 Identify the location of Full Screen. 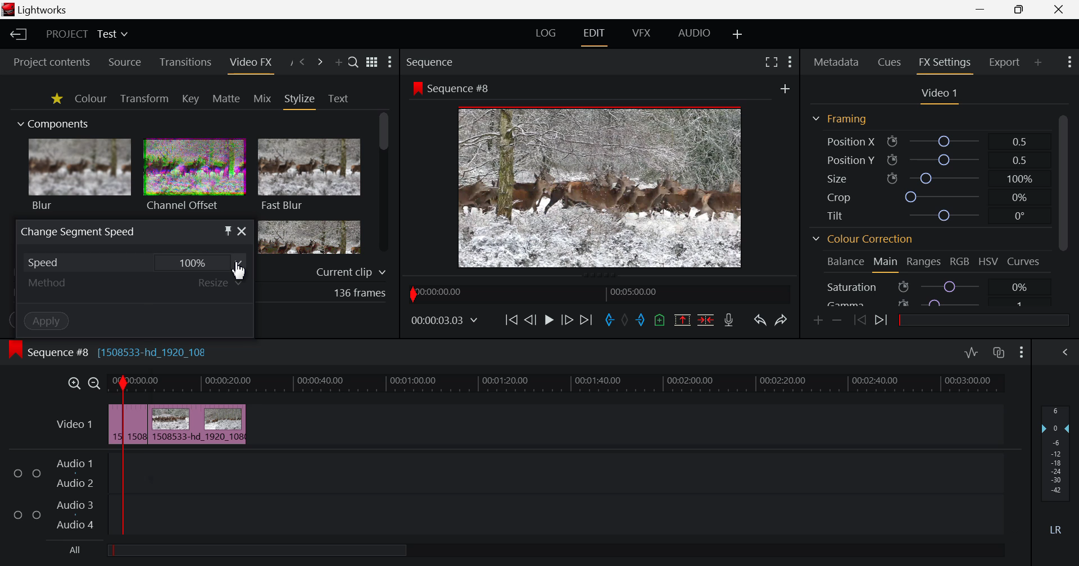
(769, 64).